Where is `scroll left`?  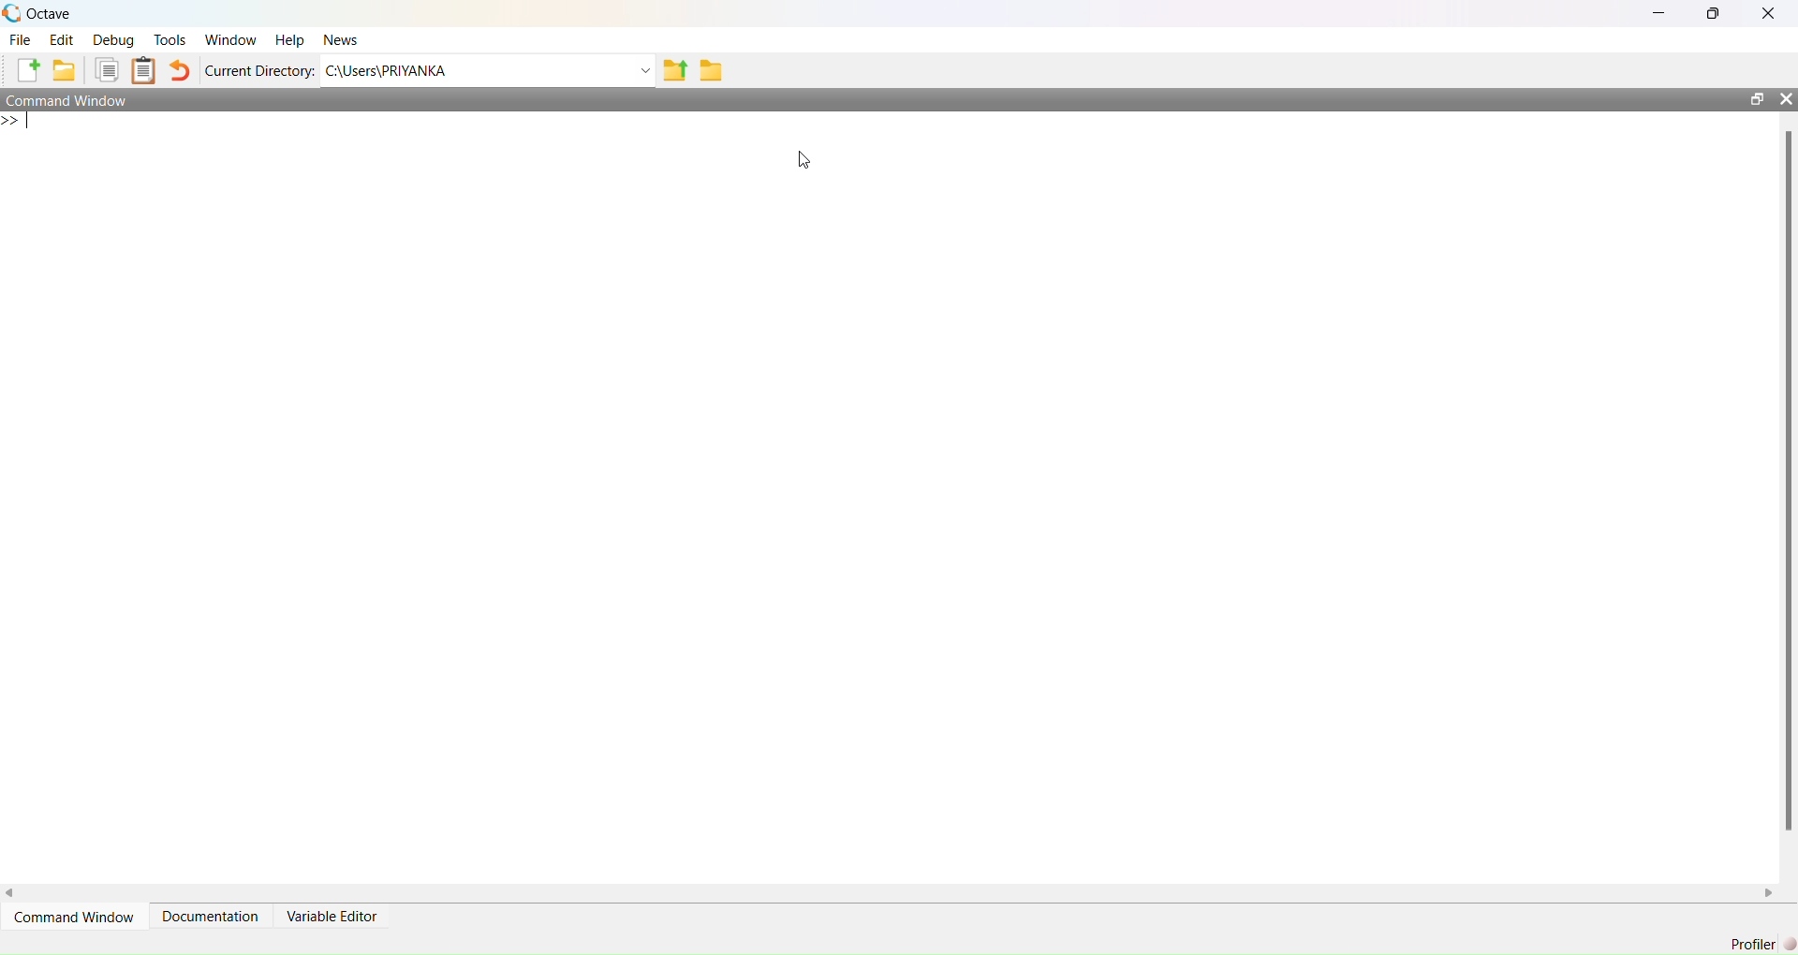 scroll left is located at coordinates (13, 893).